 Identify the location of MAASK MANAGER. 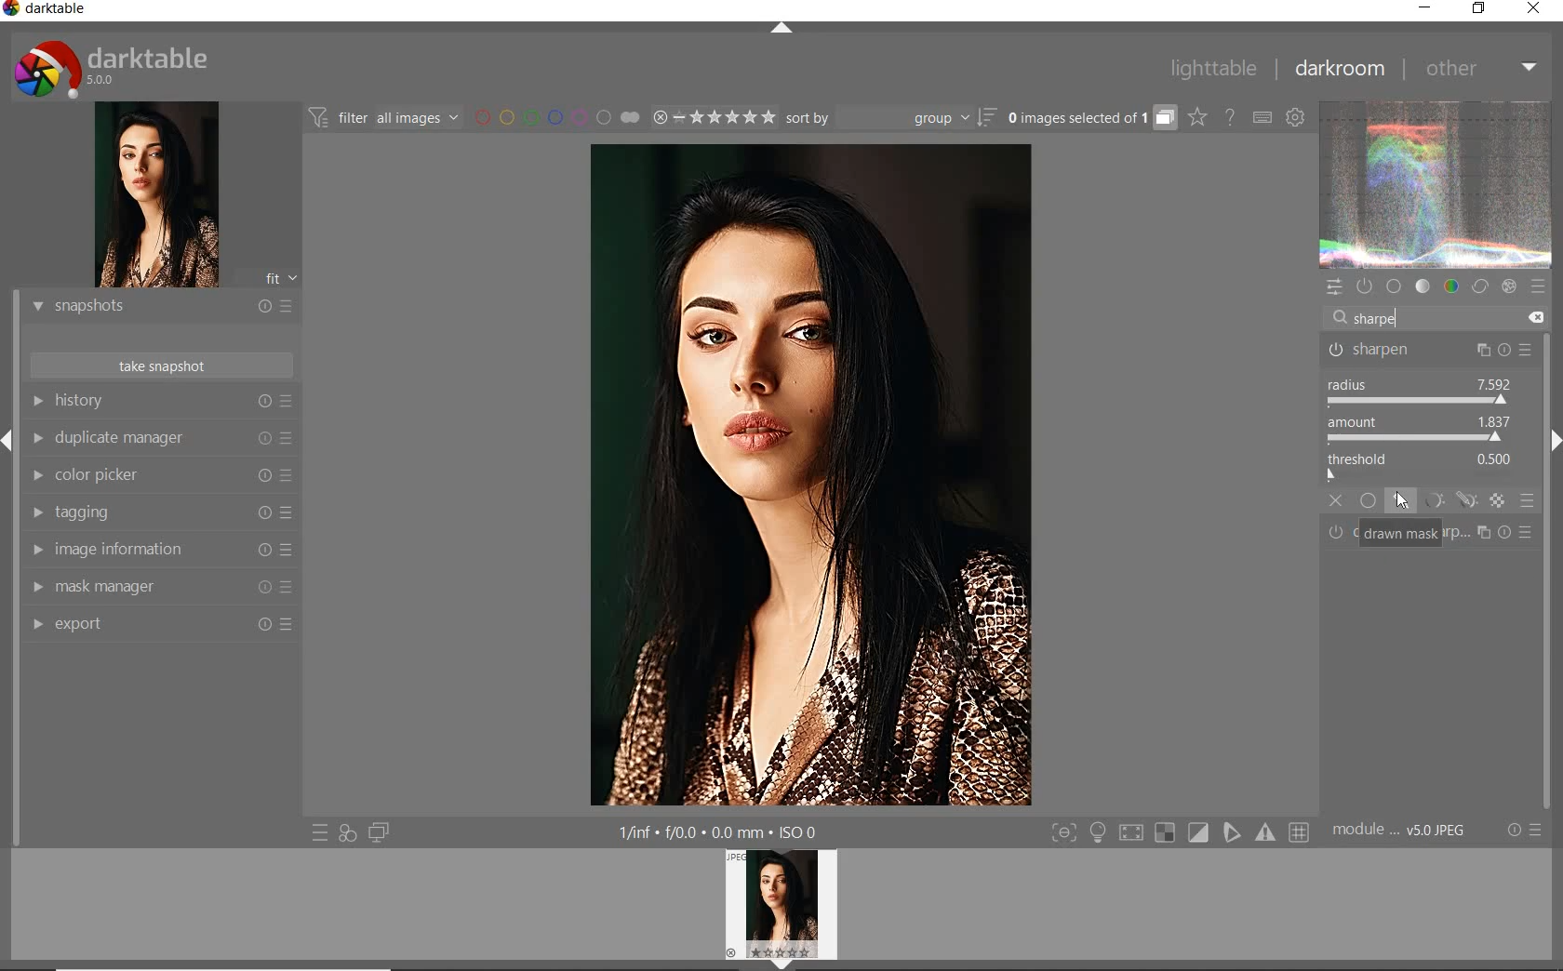
(160, 588).